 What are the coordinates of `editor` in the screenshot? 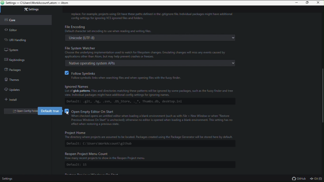 It's located at (19, 31).